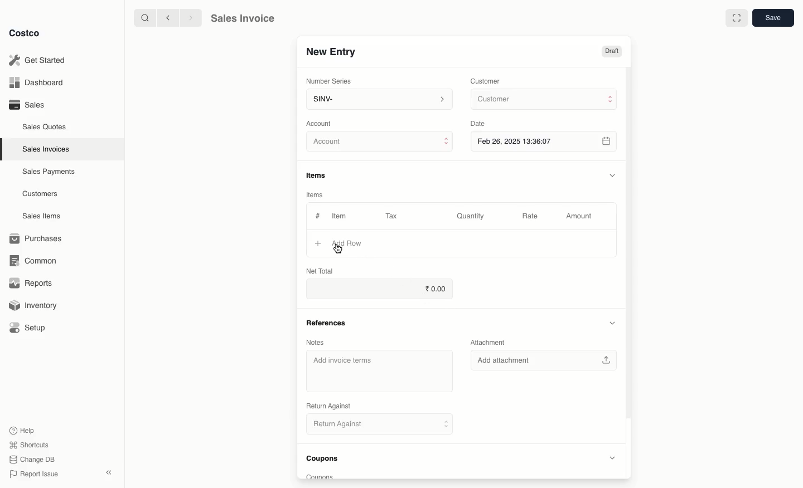  I want to click on Sales Payments., so click(50, 173).